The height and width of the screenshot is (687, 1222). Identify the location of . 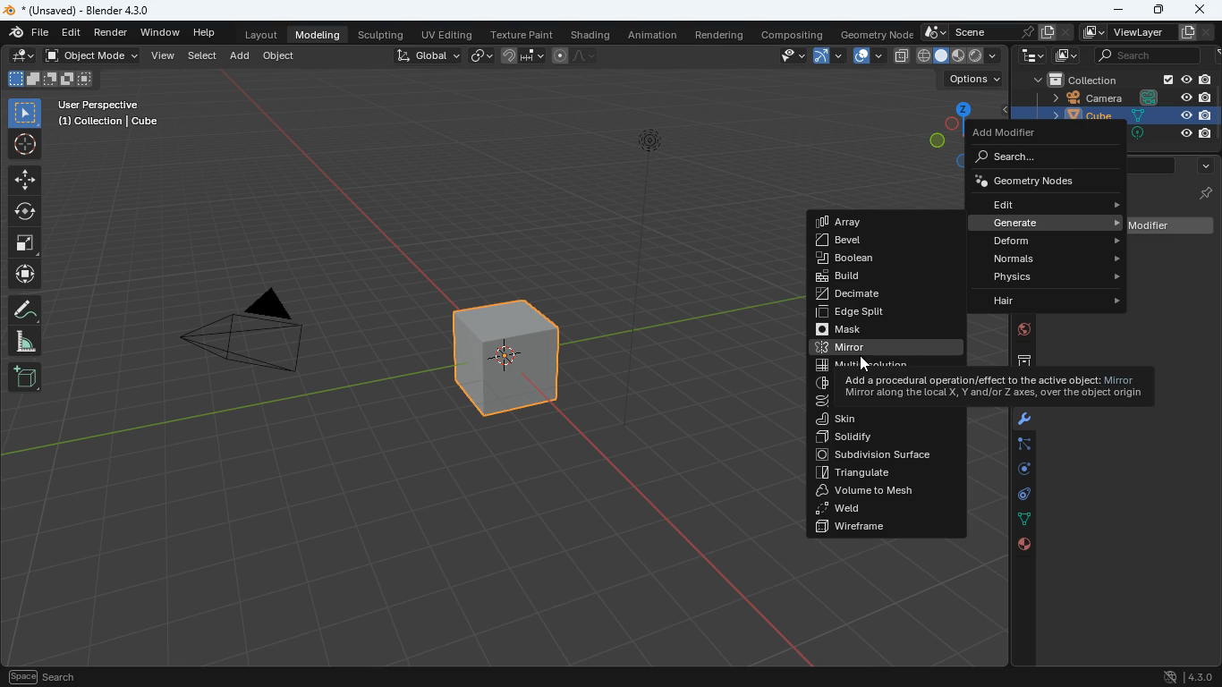
(1184, 115).